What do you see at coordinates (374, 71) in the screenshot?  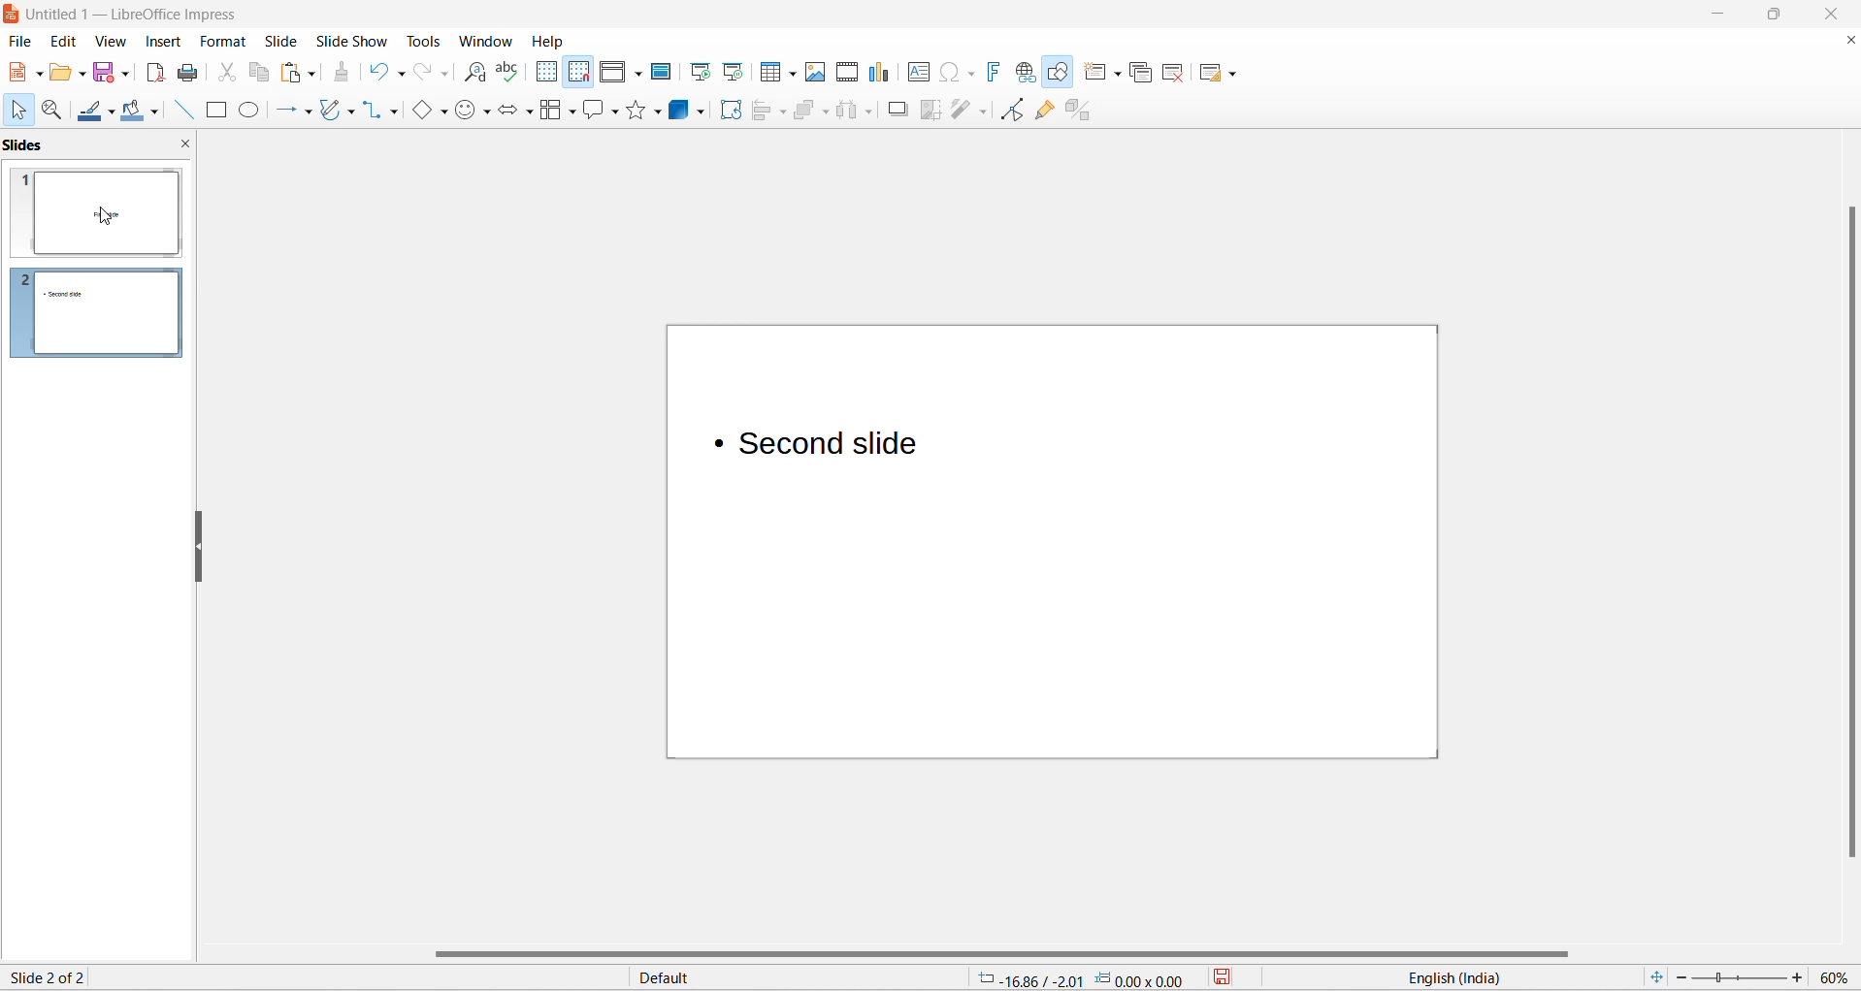 I see `undo` at bounding box center [374, 71].